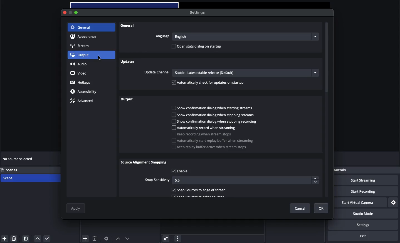 The image size is (400, 243). What do you see at coordinates (85, 92) in the screenshot?
I see `Accessibility ` at bounding box center [85, 92].